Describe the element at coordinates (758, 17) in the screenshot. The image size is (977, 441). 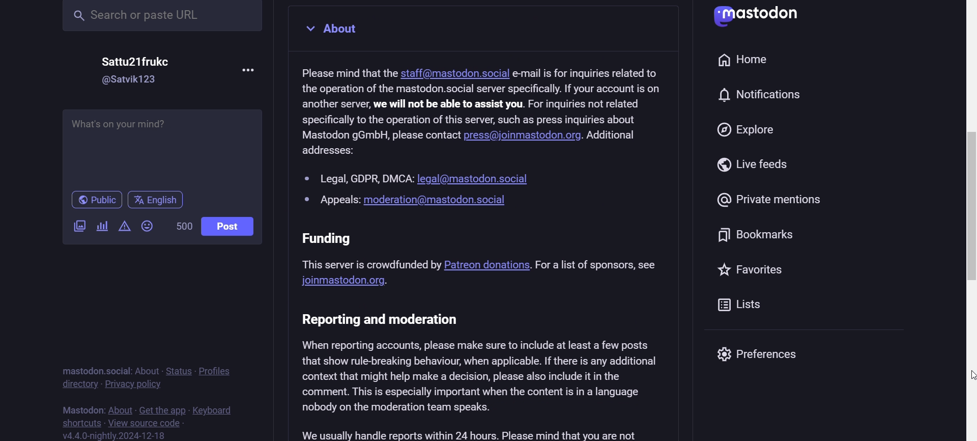
I see `Mastodon logo` at that location.